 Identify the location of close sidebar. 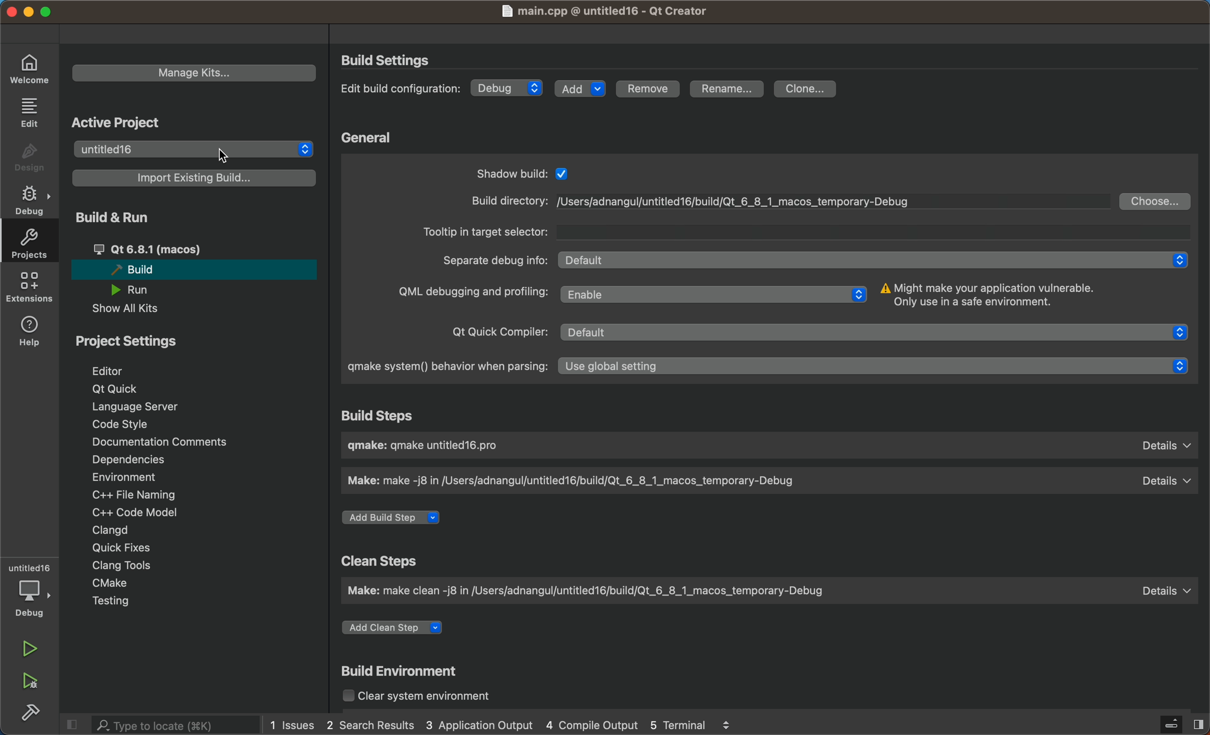
(1168, 722).